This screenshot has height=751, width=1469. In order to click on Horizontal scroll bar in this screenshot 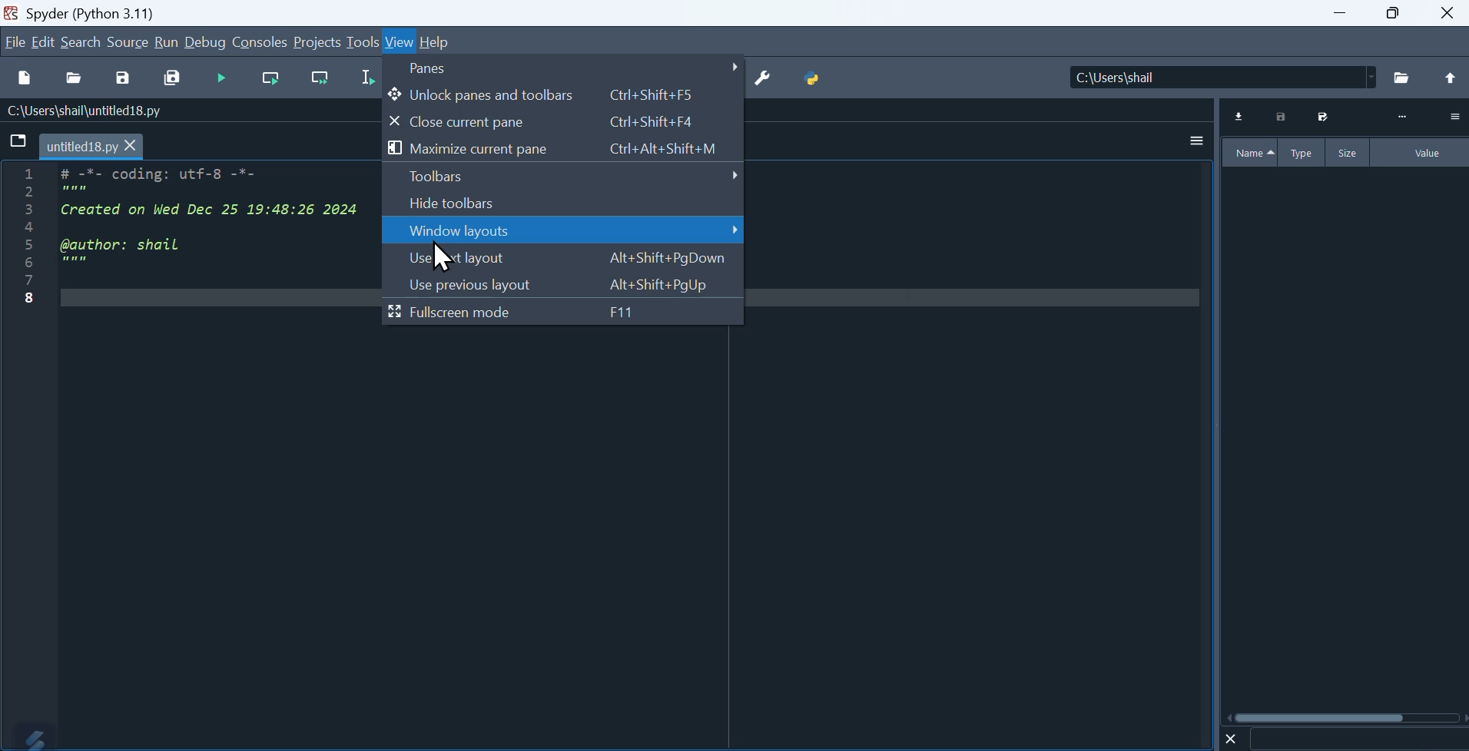, I will do `click(1347, 717)`.